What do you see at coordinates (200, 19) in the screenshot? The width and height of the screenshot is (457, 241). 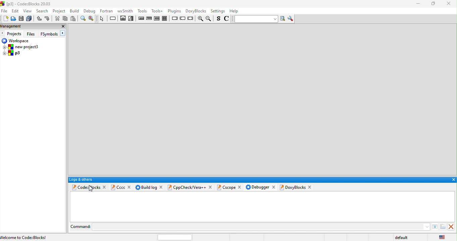 I see `zoom in` at bounding box center [200, 19].